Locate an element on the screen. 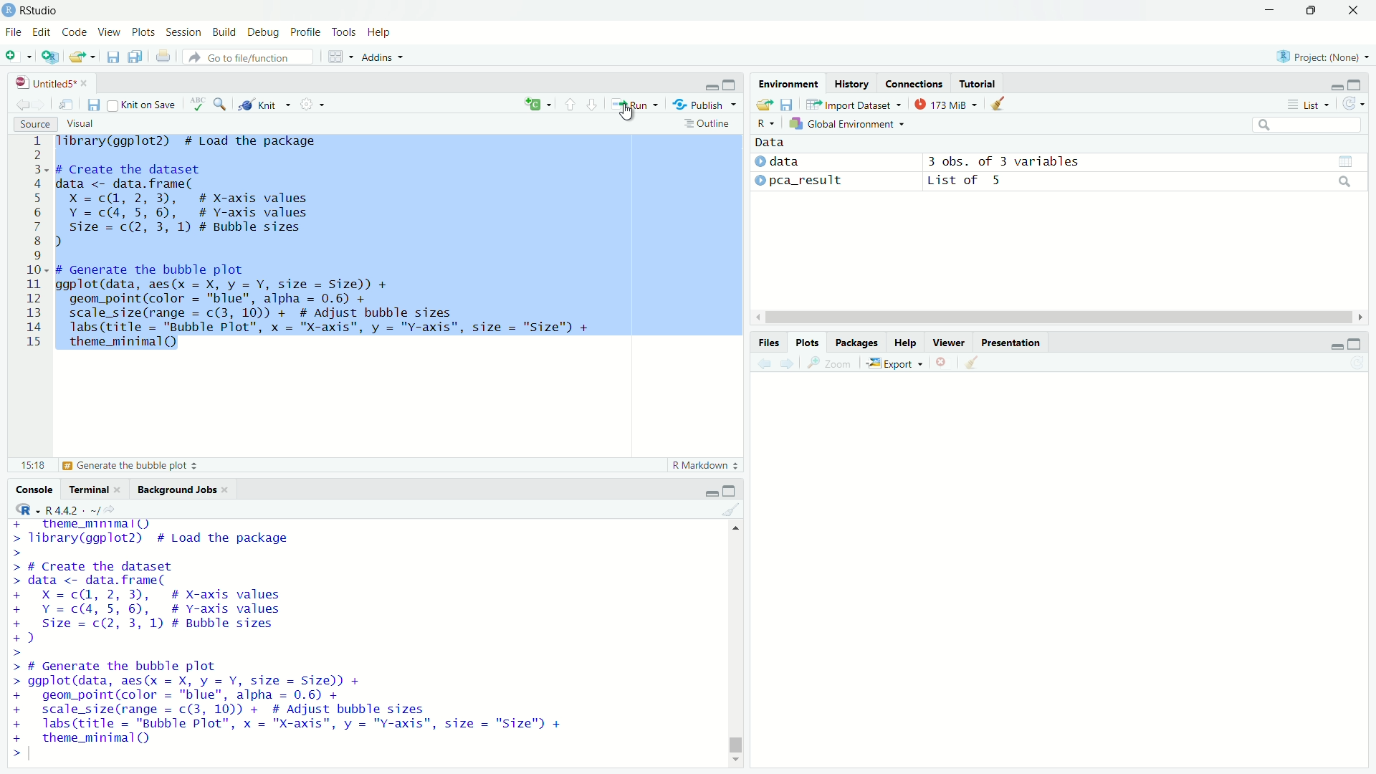 The width and height of the screenshot is (1376, 774). data is located at coordinates (771, 143).